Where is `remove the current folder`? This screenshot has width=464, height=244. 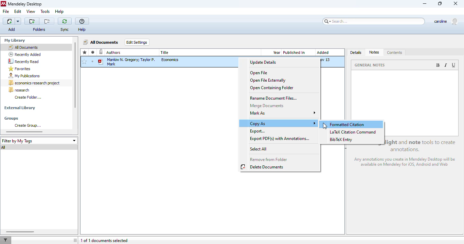 remove the current folder is located at coordinates (47, 21).